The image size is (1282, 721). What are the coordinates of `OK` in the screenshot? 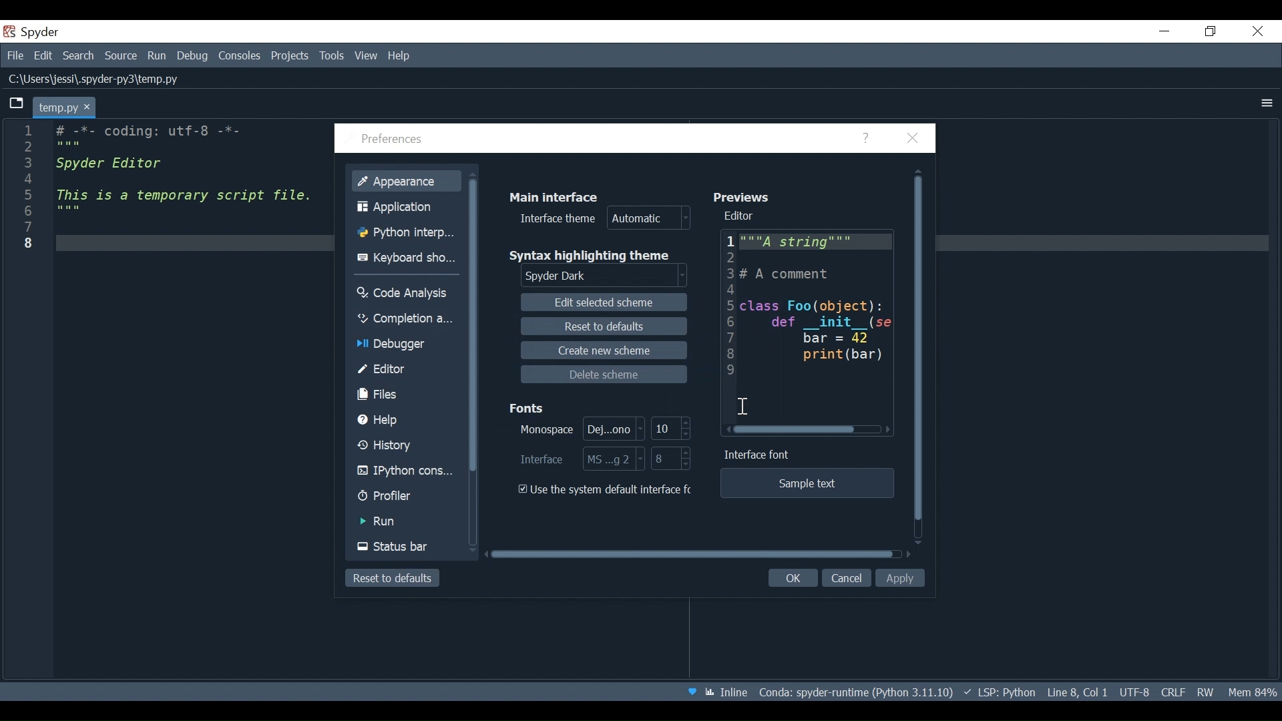 It's located at (791, 579).